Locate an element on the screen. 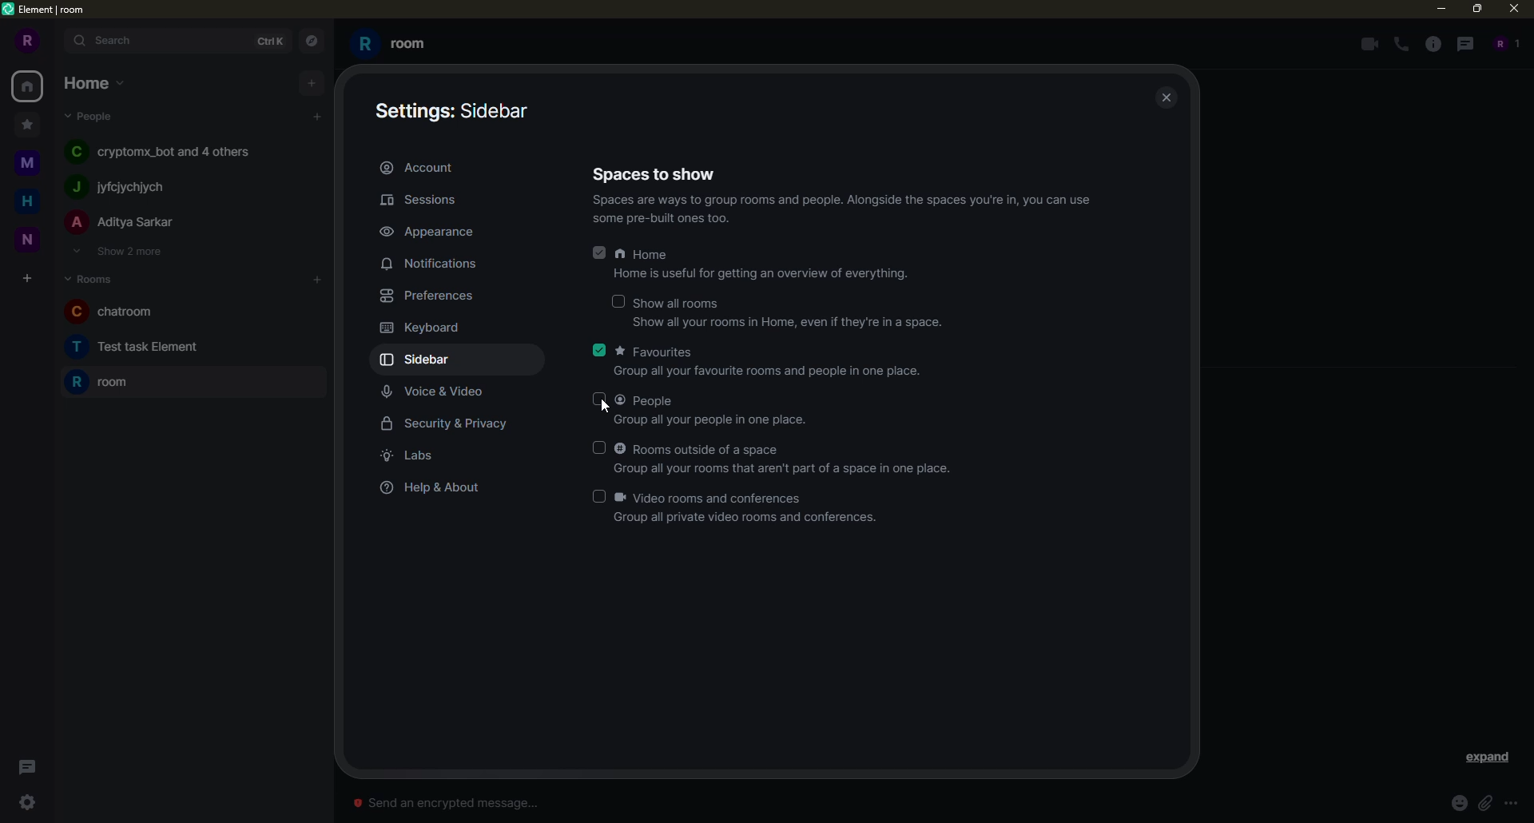 The height and width of the screenshot is (823, 1534). close is located at coordinates (1170, 98).